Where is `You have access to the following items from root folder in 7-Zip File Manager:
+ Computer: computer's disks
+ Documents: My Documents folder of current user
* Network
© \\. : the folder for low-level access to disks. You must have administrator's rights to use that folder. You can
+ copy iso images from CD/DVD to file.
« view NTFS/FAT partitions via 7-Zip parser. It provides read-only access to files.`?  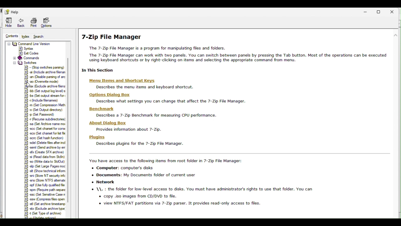
You have access to the following items from root folder in 7-Zip File Manager:
+ Computer: computer's disks
+ Documents: My Documents folder of current user
* Network
© \\. : the folder for low-level access to disks. You must have administrator's rights to use that folder. You can
+ copy iso images from CD/DVD to file.
« view NTFS/FAT partitions via 7-Zip parser. It provides read-only access to files. is located at coordinates (201, 183).